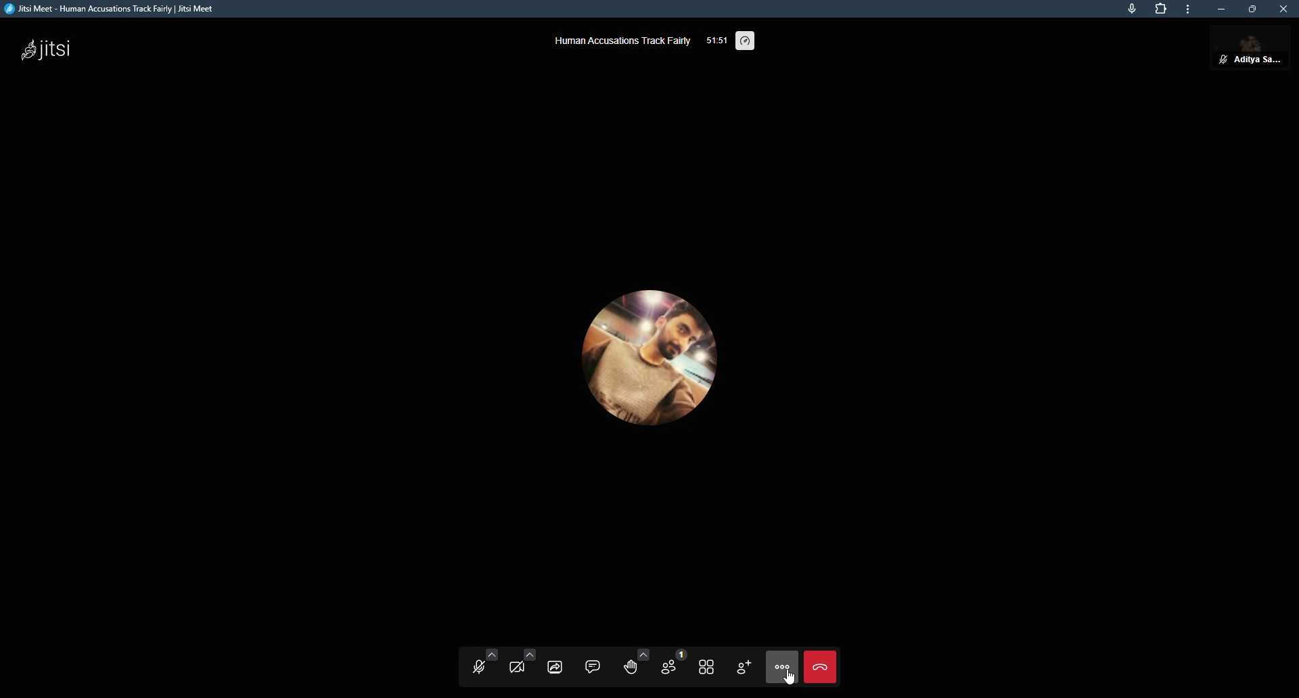 The height and width of the screenshot is (698, 1299). I want to click on unmute, so click(1220, 59).